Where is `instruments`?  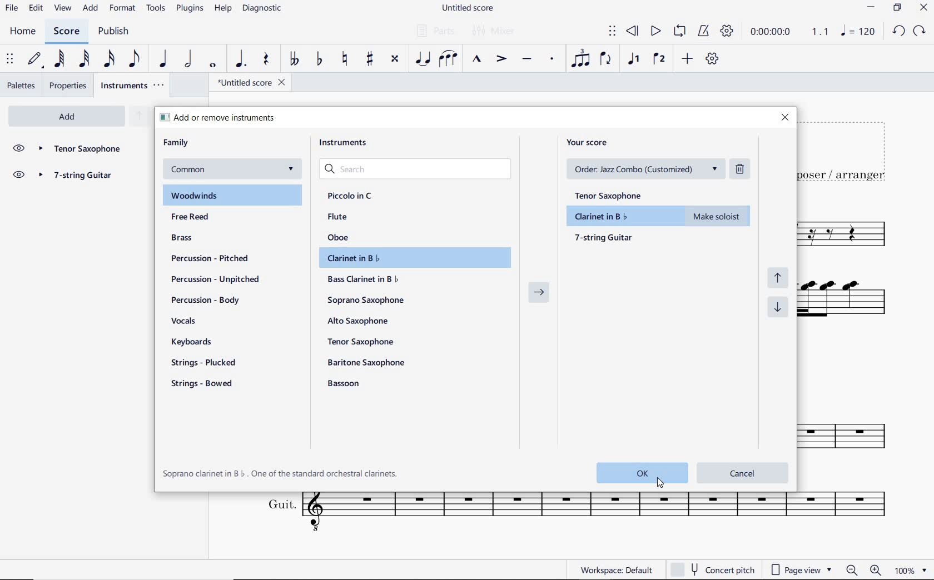 instruments is located at coordinates (347, 145).